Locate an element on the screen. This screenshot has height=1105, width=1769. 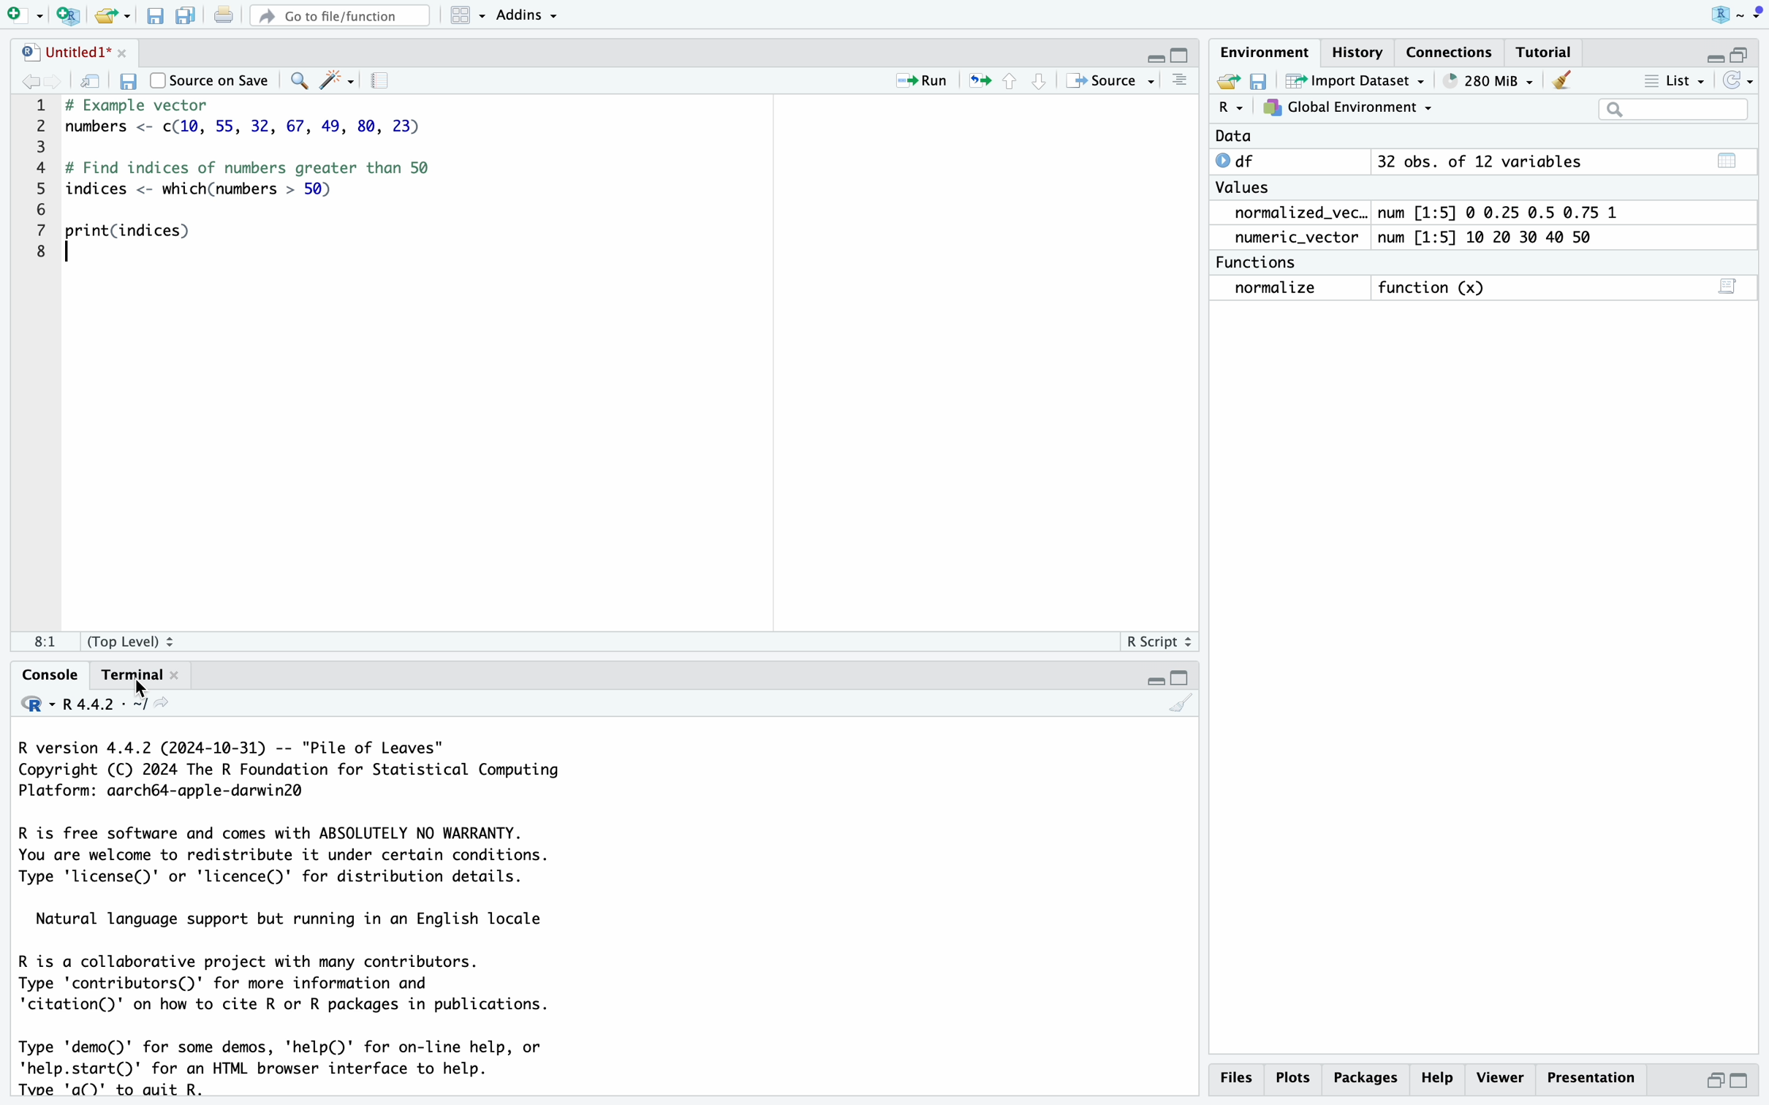
R version 4.4.2 (2024-10-31) -- "Pile of Leaves"

Copyright (C) 2024 The R Foundation for Statistical Computing

Platform: aarch64-apple-darwin2@

R is free software and comes with ABSOLUTELY NO WARRANTY.

You are welcome to redistribute it under certain conditions.

Type 'license()' or 'licence()' for distribution details.
Natural language support but running in an English locale

R is a collaborative project with many contributors.

Type 'contributors()' for more information and

'citation()' on how to cite R or R packages in publications.

Type 'demo()' for some demos, 'help(D)' for on-line help, or

'help.start()' for an HTML browser interface to help.

Type 'q()' to quit R.

[Workspace loaded from ~/.RData]

> normalize <- function(x) {

+ return((x - min(x)) / (max(x) - min(x)))

+}

>

> numeric_vector <- c(10, 20, 30, 40, 50)

>

> normalized_vector <- normalize(numeric_vector)

>

> print(normalized_vector)

[1] 0.00 0.25 0.50 0.75 1.00

>

> print(normalized_vector)

[1] 0.00 0.25 0.50 0.75 1.00

>

>

>

> print(filtered_mtcars,"cars")

Error: object 'filtered_mtcars' not found

> print(filtered_mtcars)

Error: object 'filtered_mtcars' not found

>

> is located at coordinates (303, 914).